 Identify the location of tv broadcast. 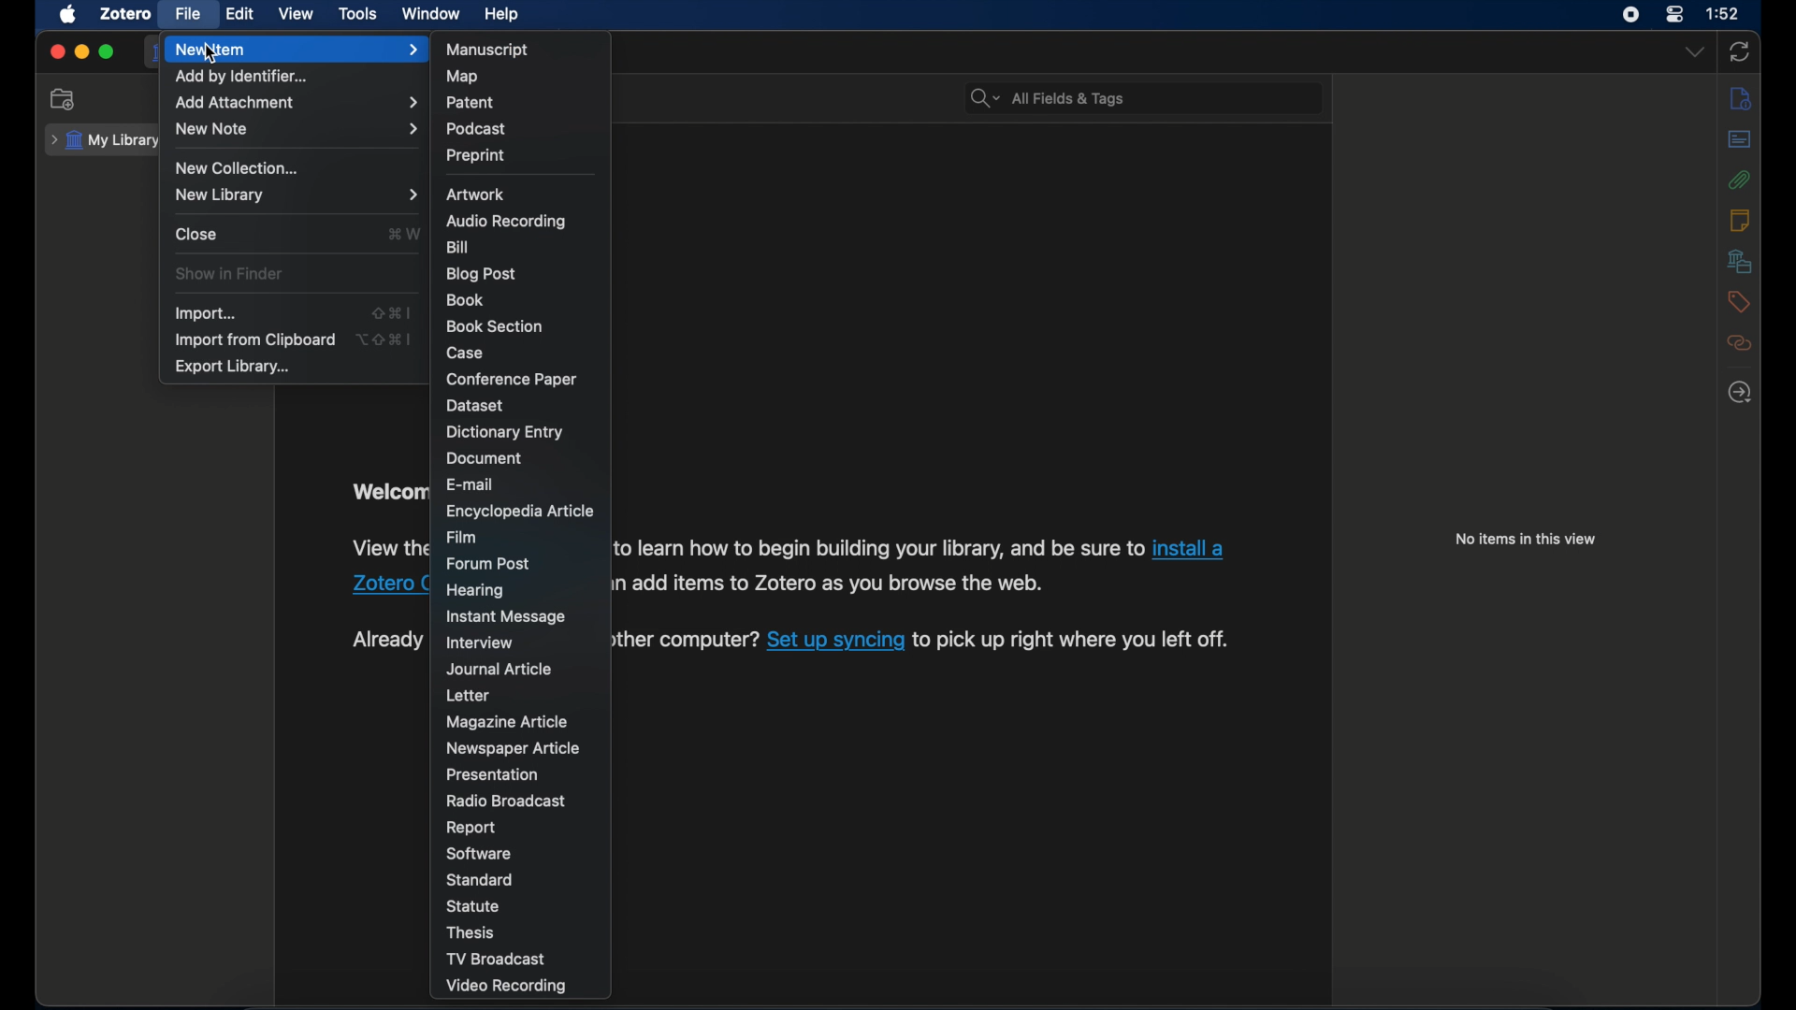
(496, 959).